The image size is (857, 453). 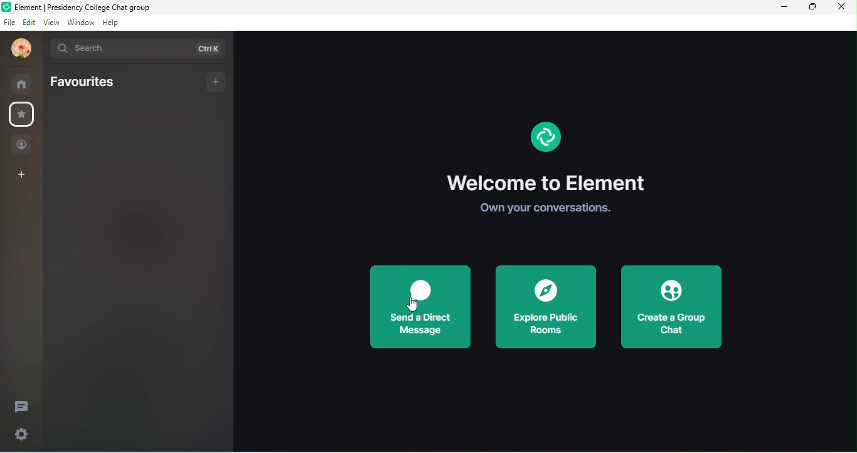 What do you see at coordinates (22, 435) in the screenshot?
I see `settings` at bounding box center [22, 435].